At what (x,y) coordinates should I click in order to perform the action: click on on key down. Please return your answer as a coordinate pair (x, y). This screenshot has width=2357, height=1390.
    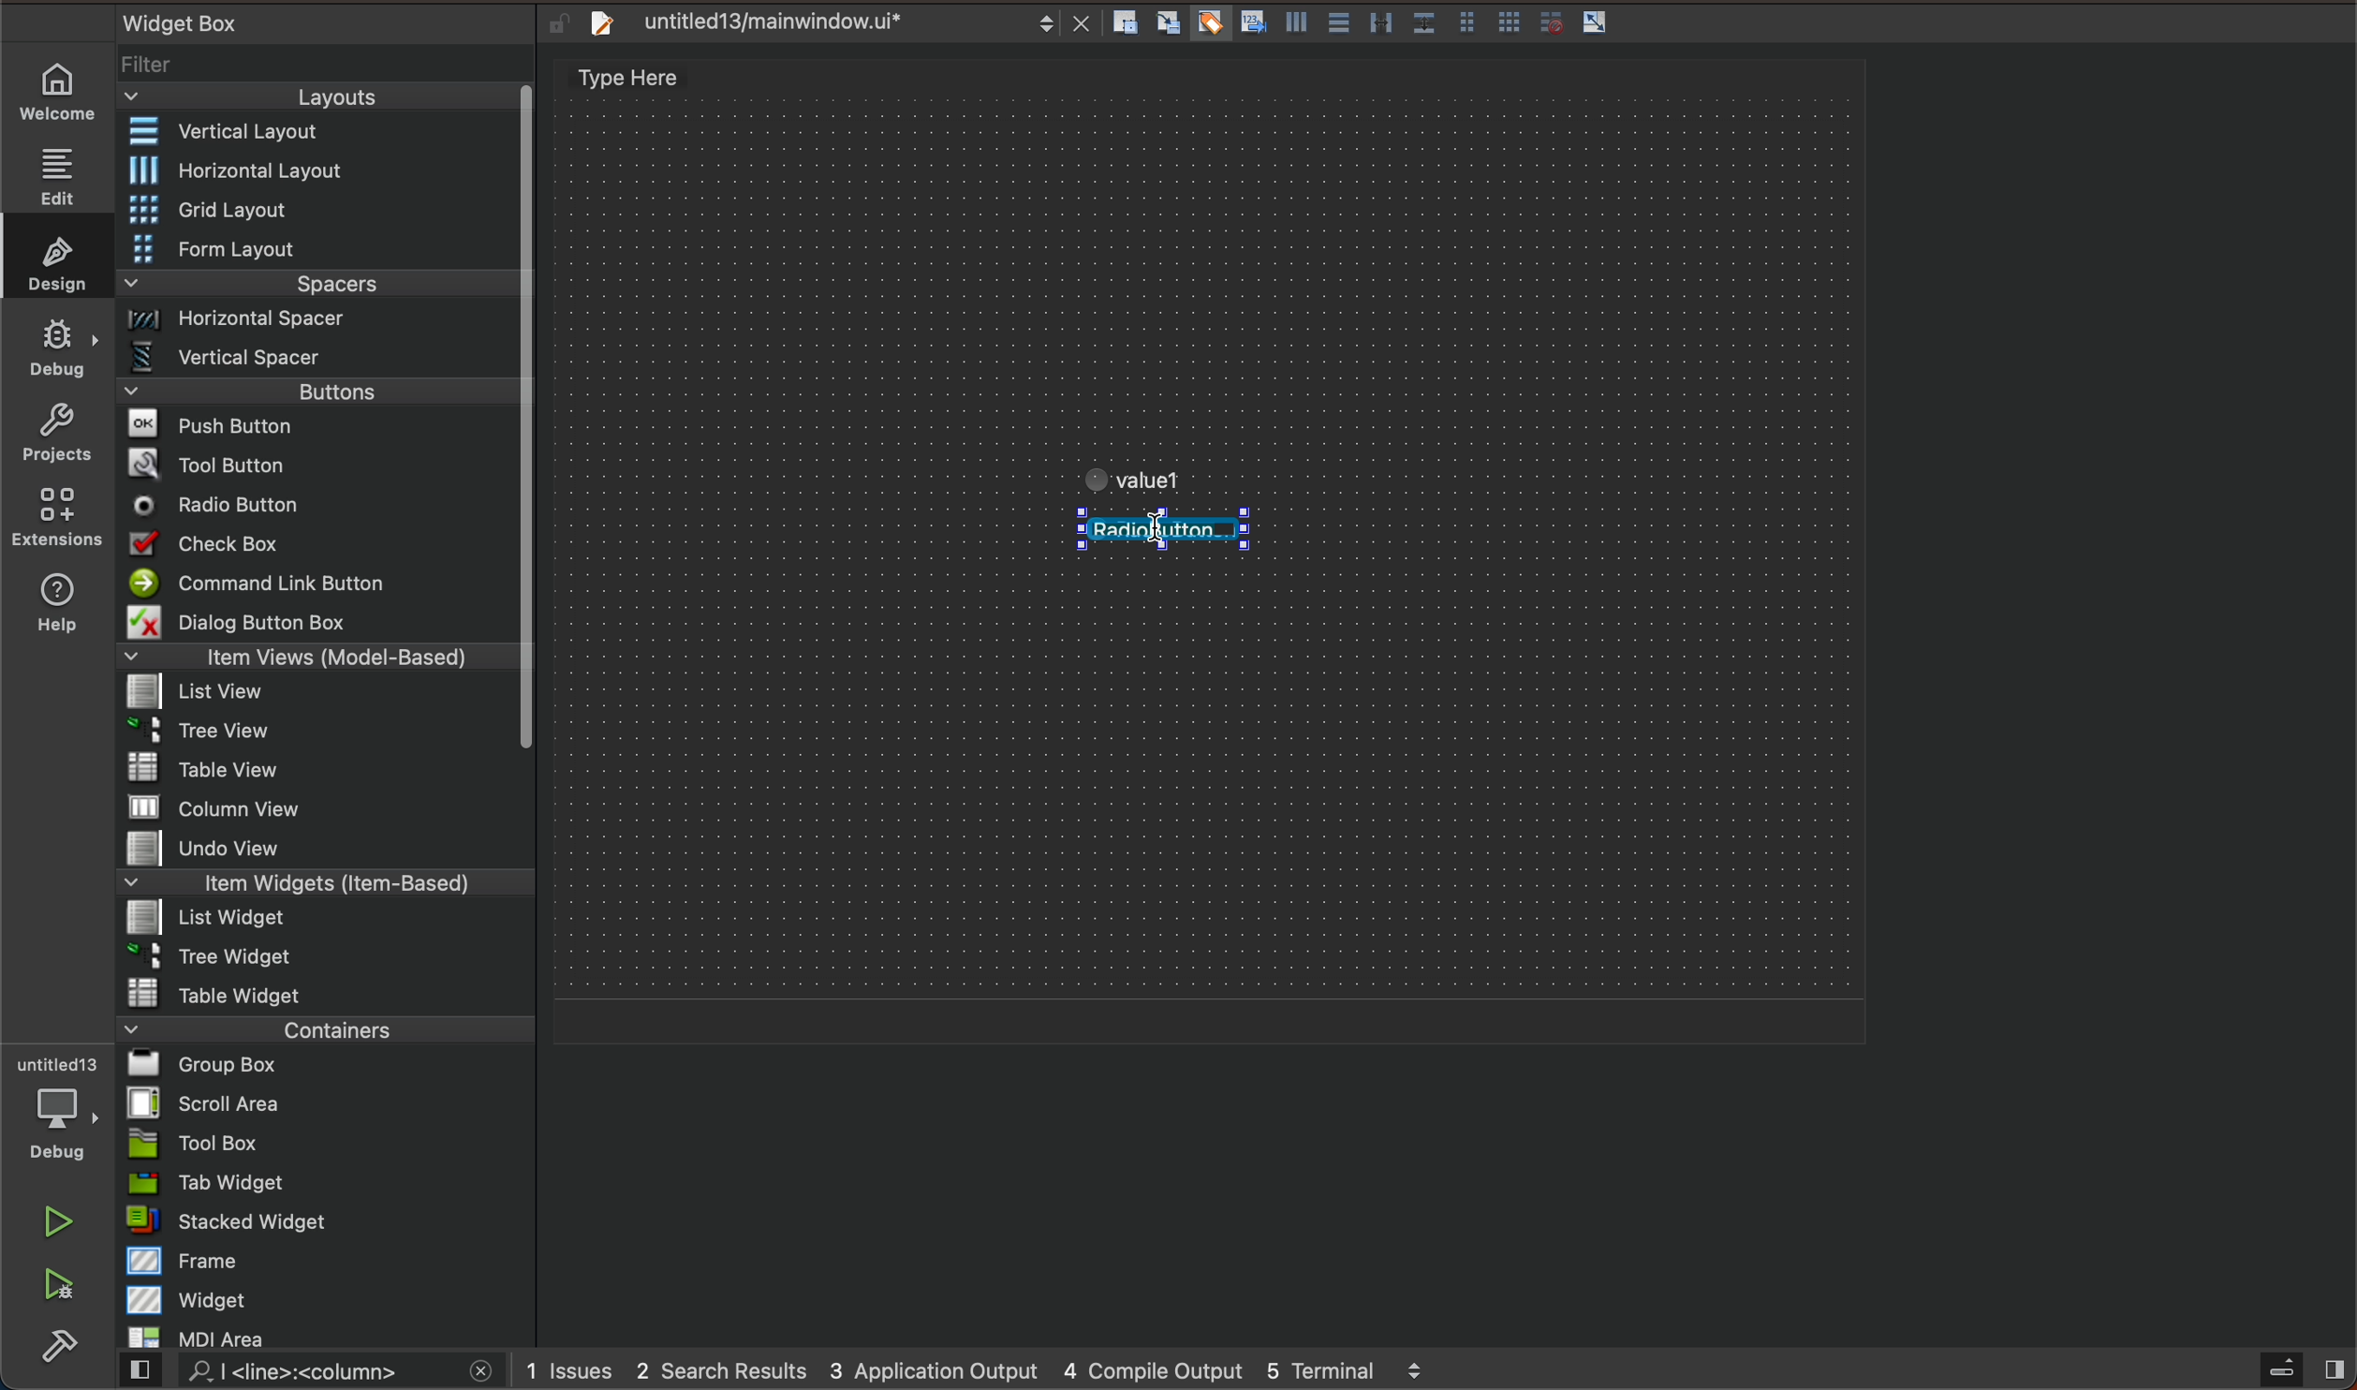
    Looking at the image, I should click on (224, 507).